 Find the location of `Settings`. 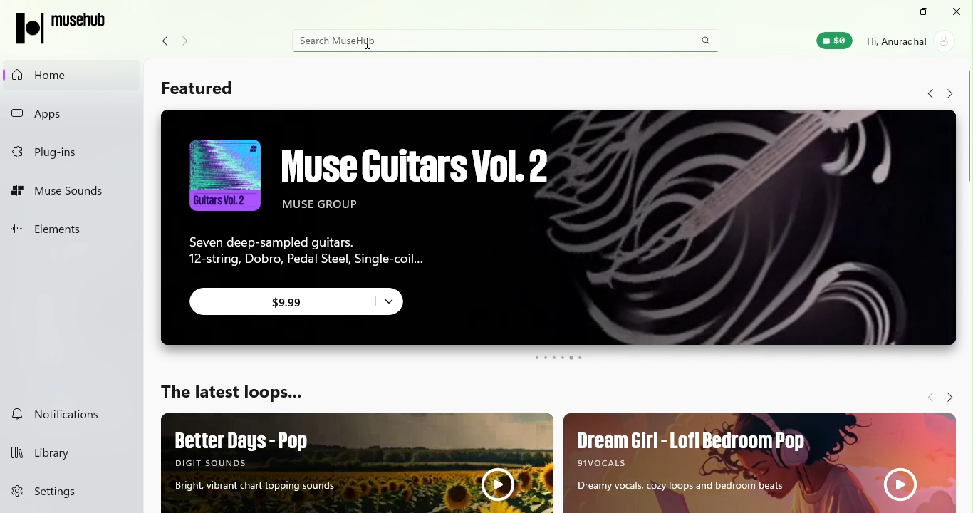

Settings is located at coordinates (73, 492).